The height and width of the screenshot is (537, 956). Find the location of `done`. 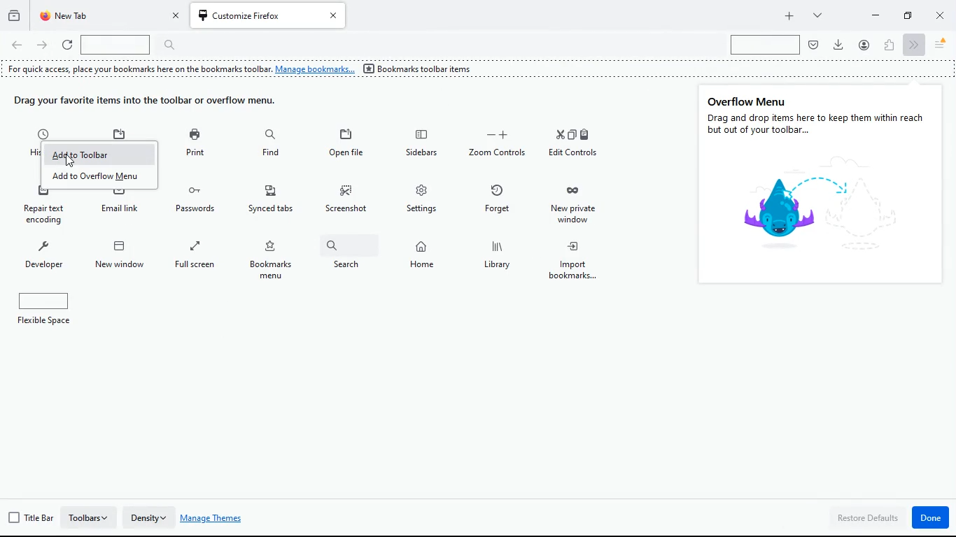

done is located at coordinates (932, 517).